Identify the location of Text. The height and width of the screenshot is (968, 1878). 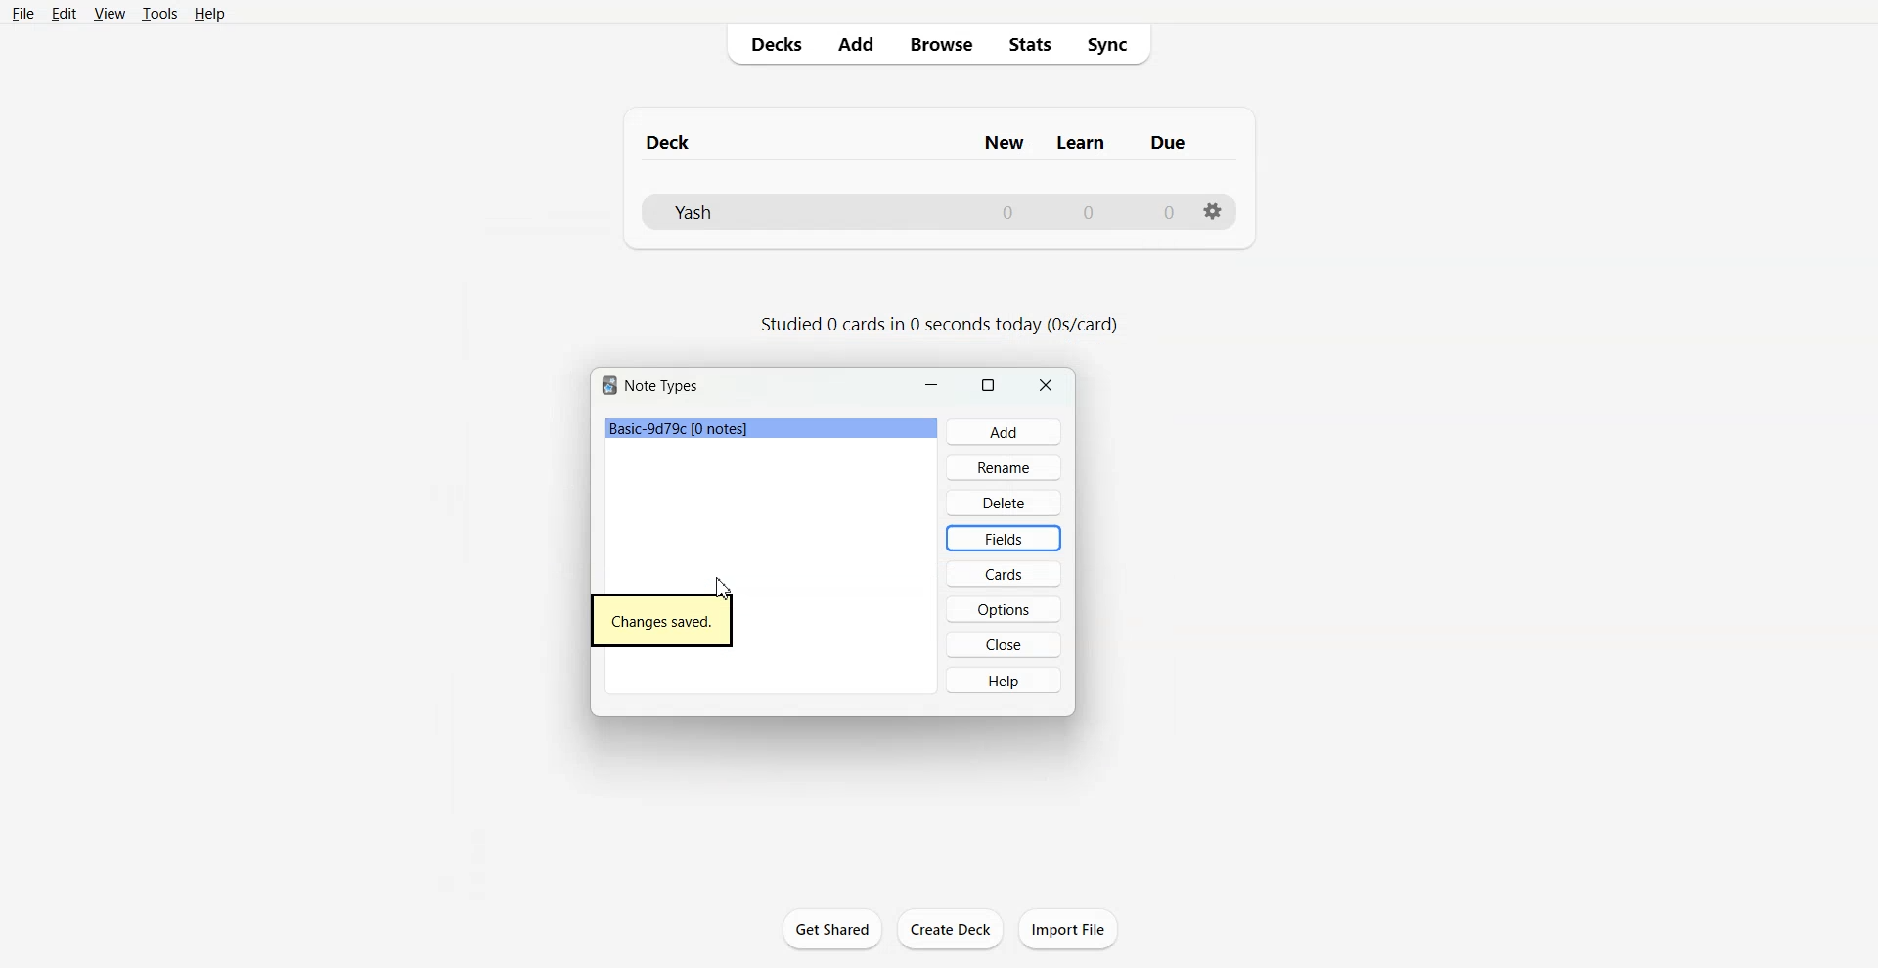
(661, 621).